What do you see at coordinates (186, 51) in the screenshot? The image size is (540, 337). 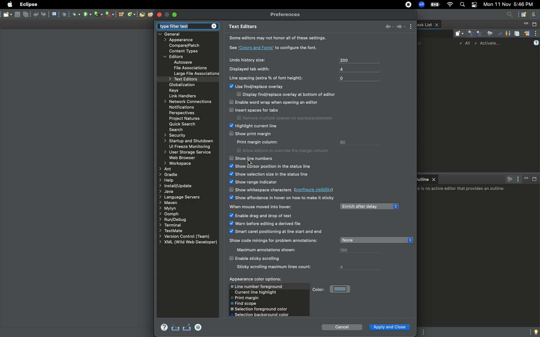 I see `Content types` at bounding box center [186, 51].